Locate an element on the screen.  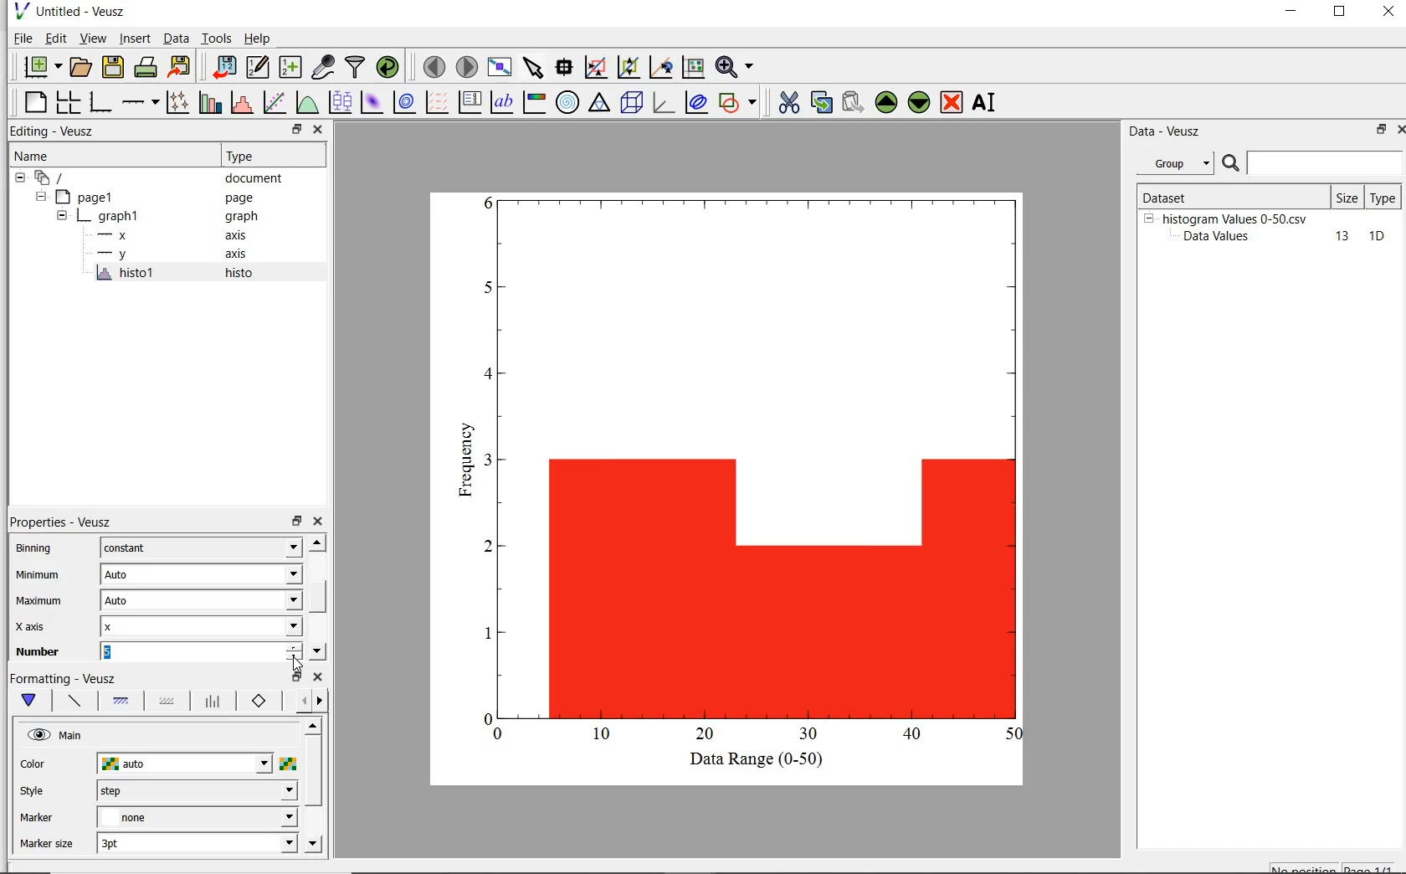
plot key is located at coordinates (470, 101).